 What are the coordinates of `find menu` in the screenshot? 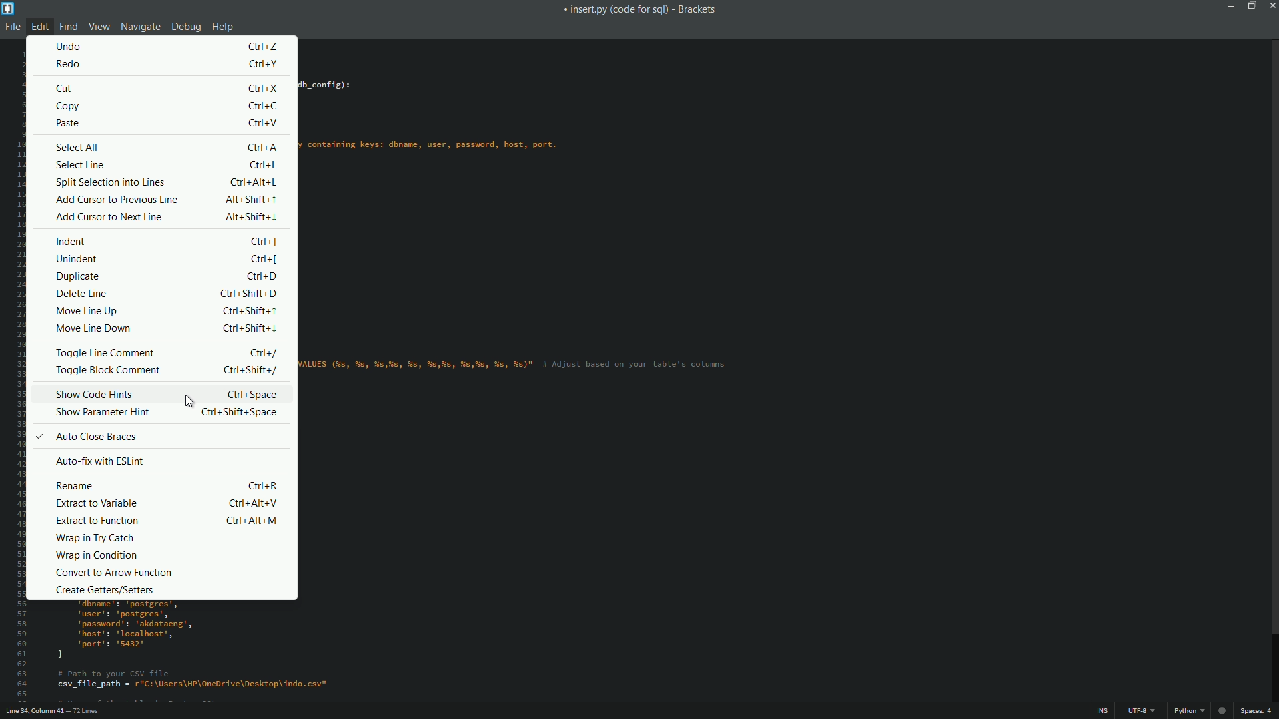 It's located at (69, 26).